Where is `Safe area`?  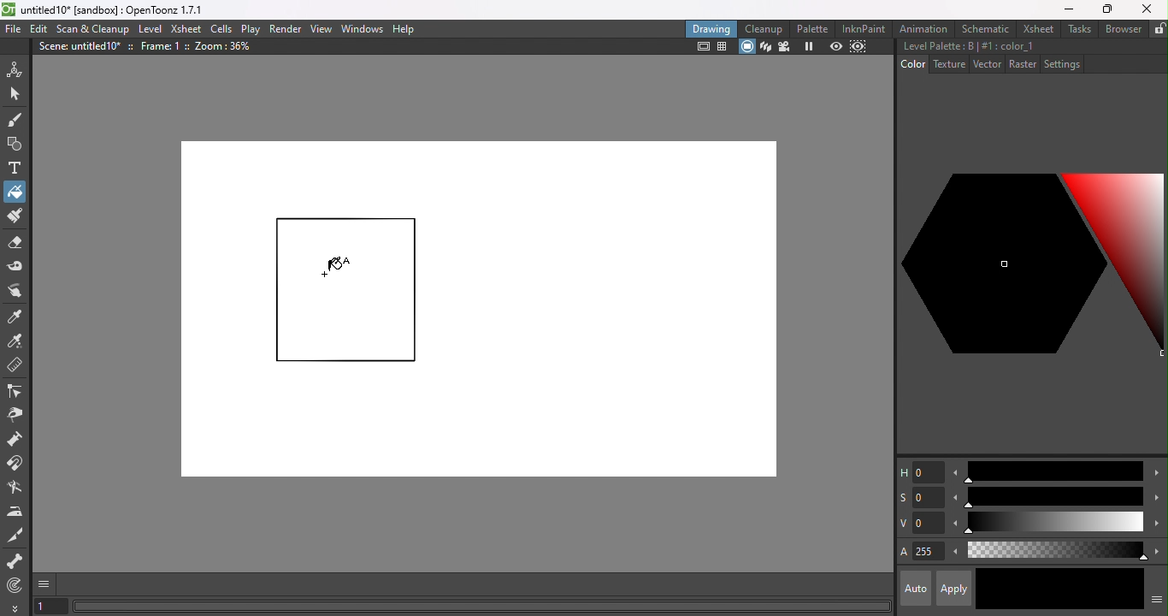
Safe area is located at coordinates (701, 47).